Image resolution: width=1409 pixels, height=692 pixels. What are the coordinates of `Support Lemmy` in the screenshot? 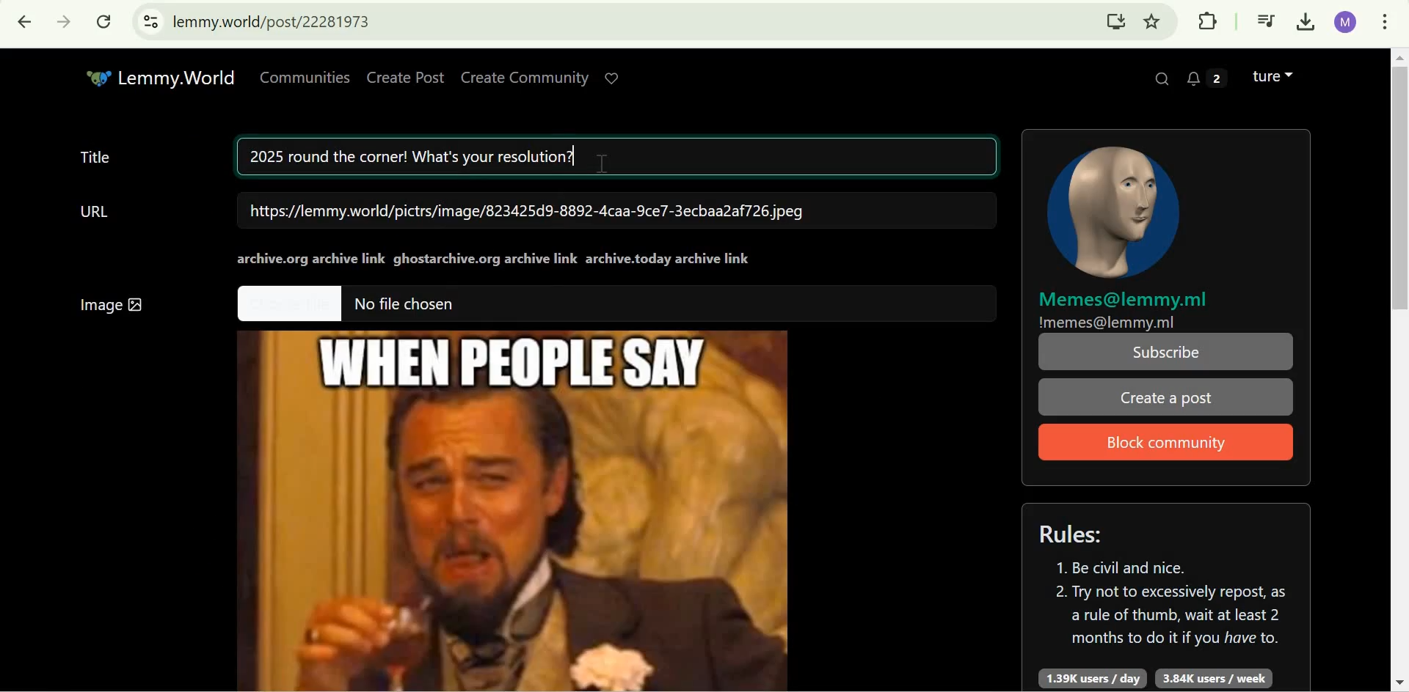 It's located at (614, 78).